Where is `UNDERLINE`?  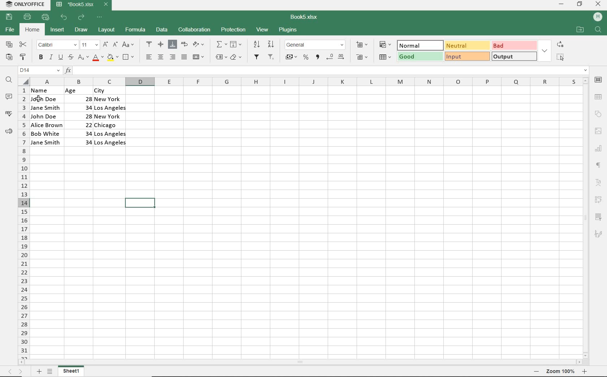
UNDERLINE is located at coordinates (60, 57).